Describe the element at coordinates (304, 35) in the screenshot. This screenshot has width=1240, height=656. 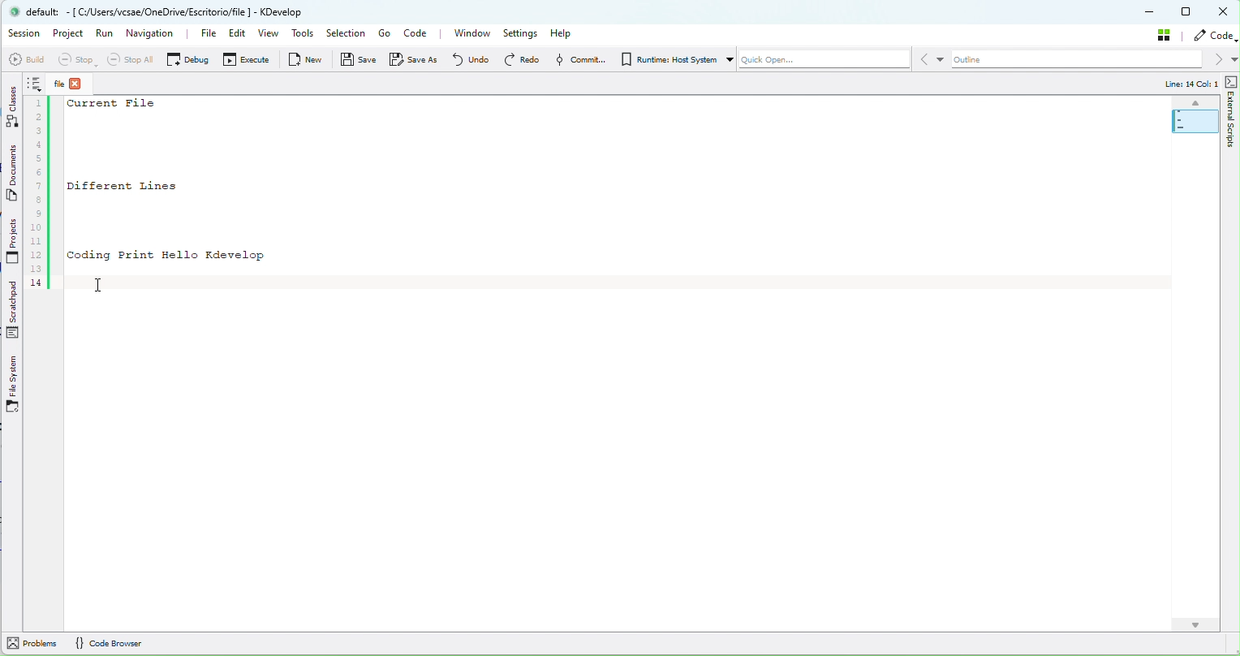
I see `tools` at that location.